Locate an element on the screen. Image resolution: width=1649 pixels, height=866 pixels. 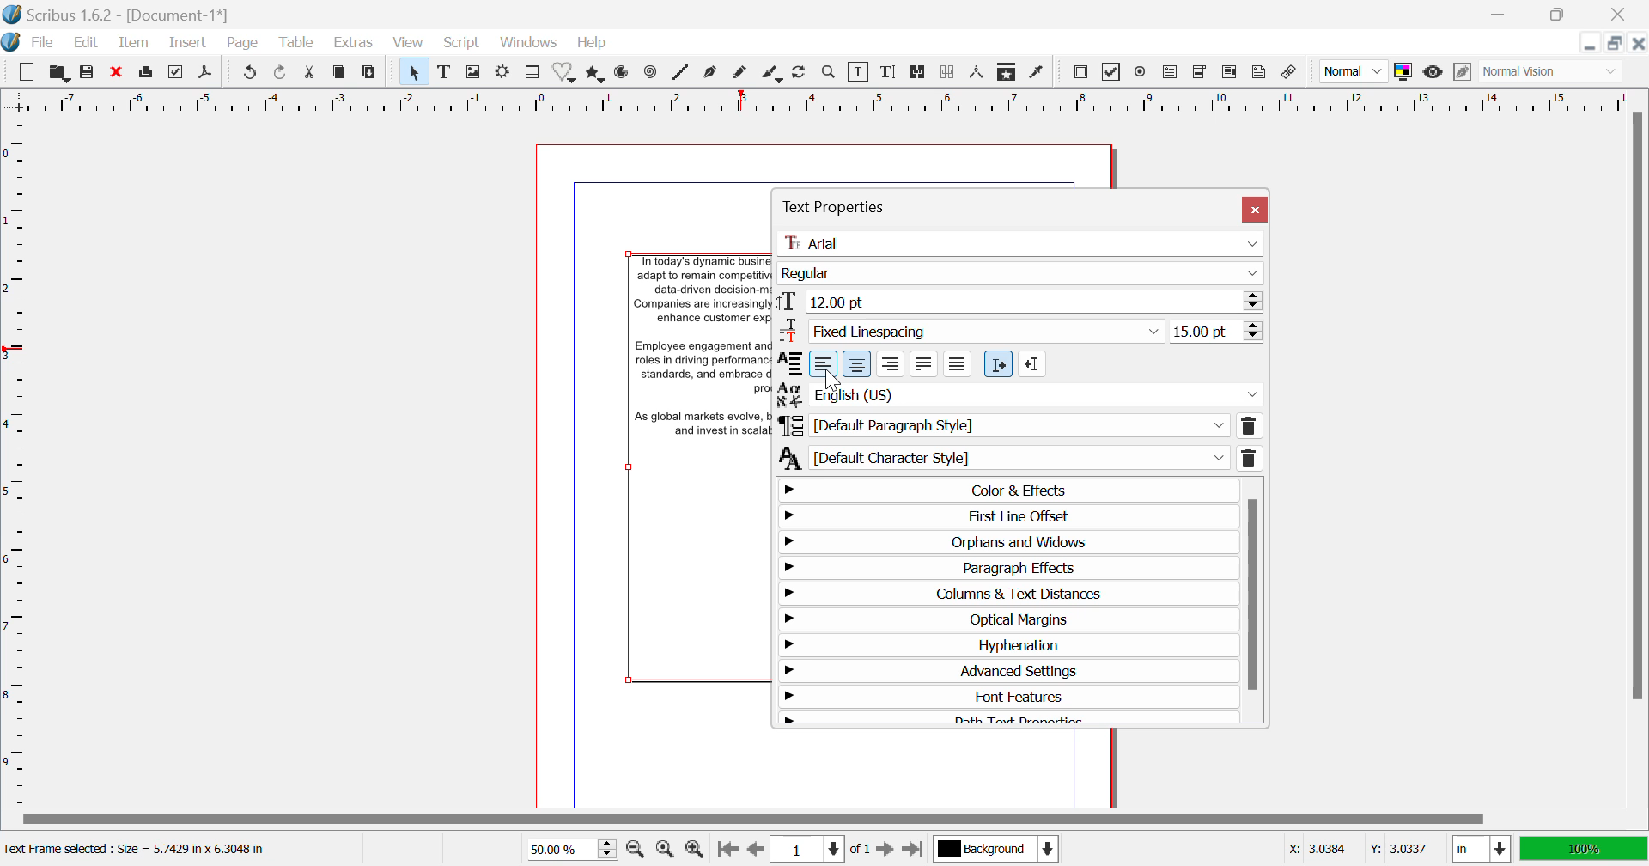
Visual Appearance of display is located at coordinates (1549, 71).